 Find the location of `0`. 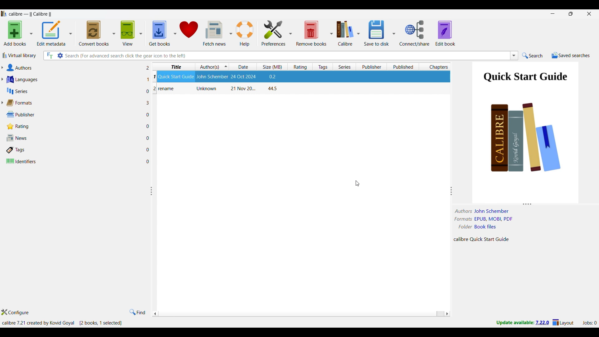

0 is located at coordinates (149, 149).